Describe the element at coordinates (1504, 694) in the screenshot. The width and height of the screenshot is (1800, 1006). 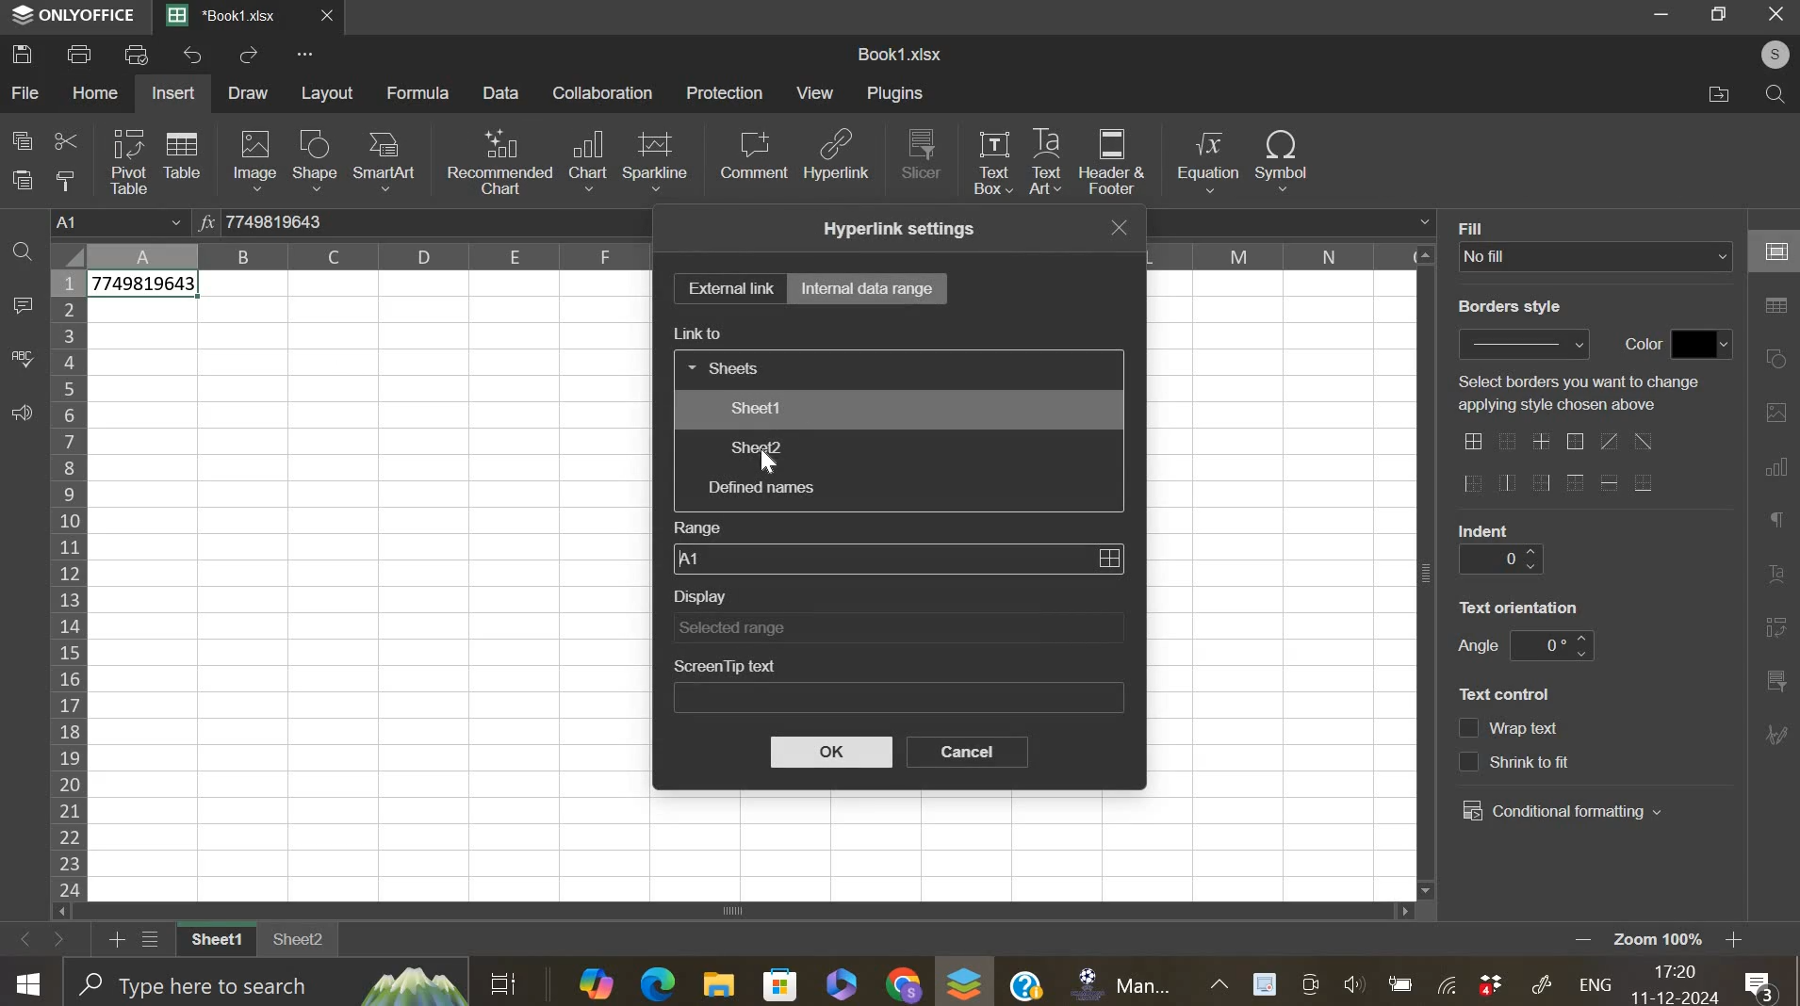
I see `text` at that location.